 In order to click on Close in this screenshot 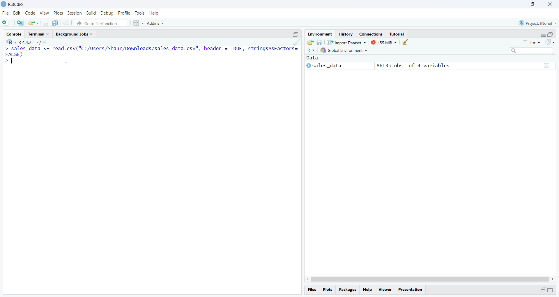, I will do `click(547, 5)`.